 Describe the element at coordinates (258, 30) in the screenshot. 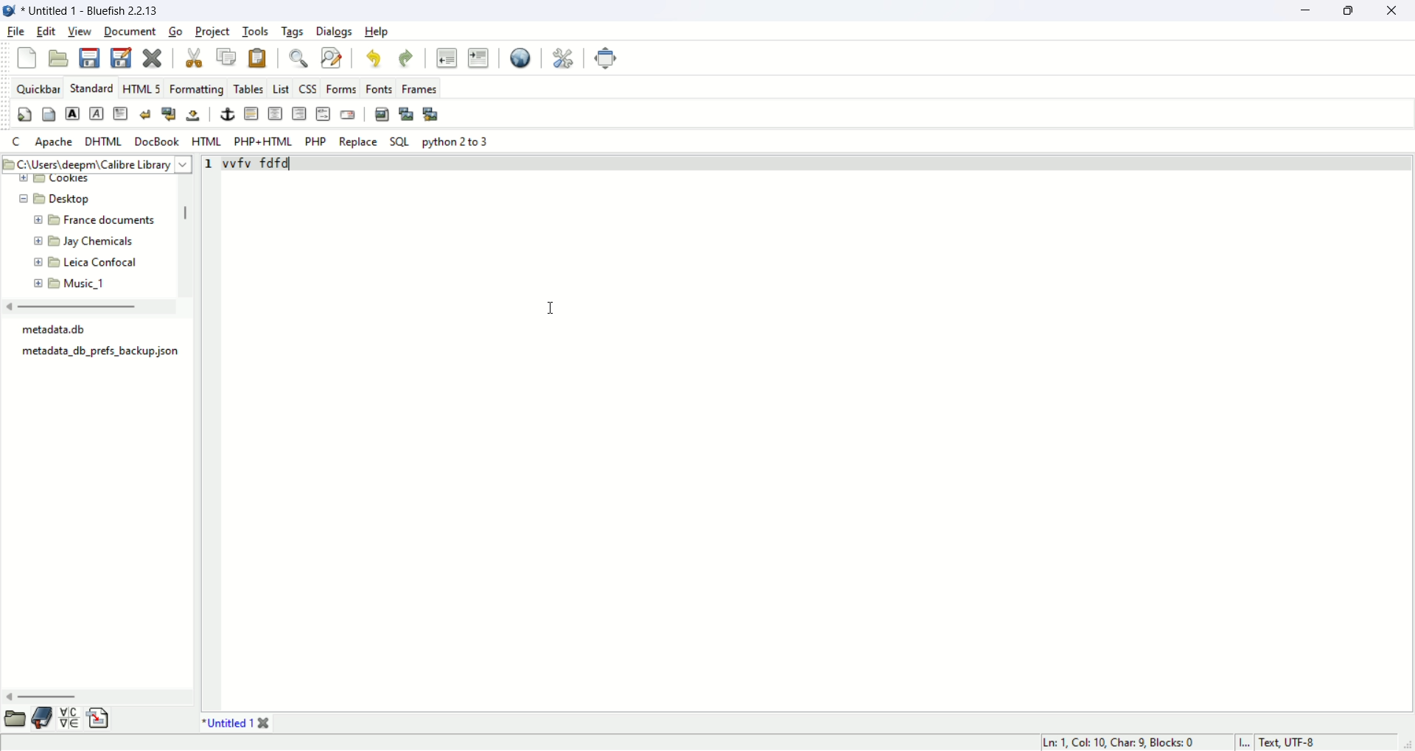

I see `tools` at that location.